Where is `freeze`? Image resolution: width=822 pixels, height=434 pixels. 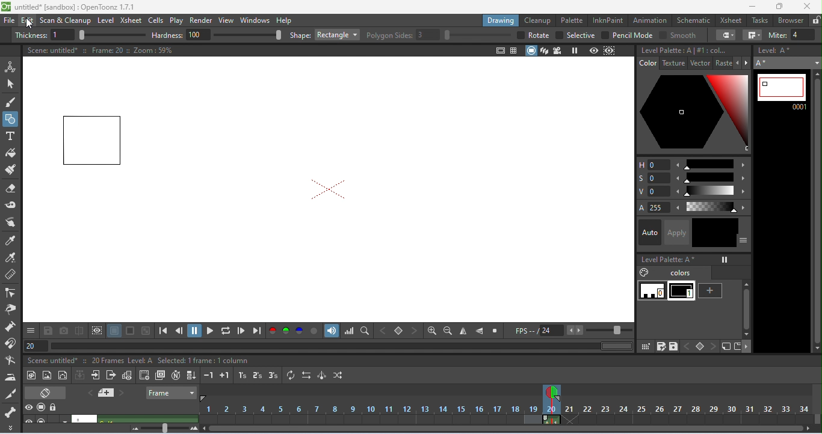 freeze is located at coordinates (574, 50).